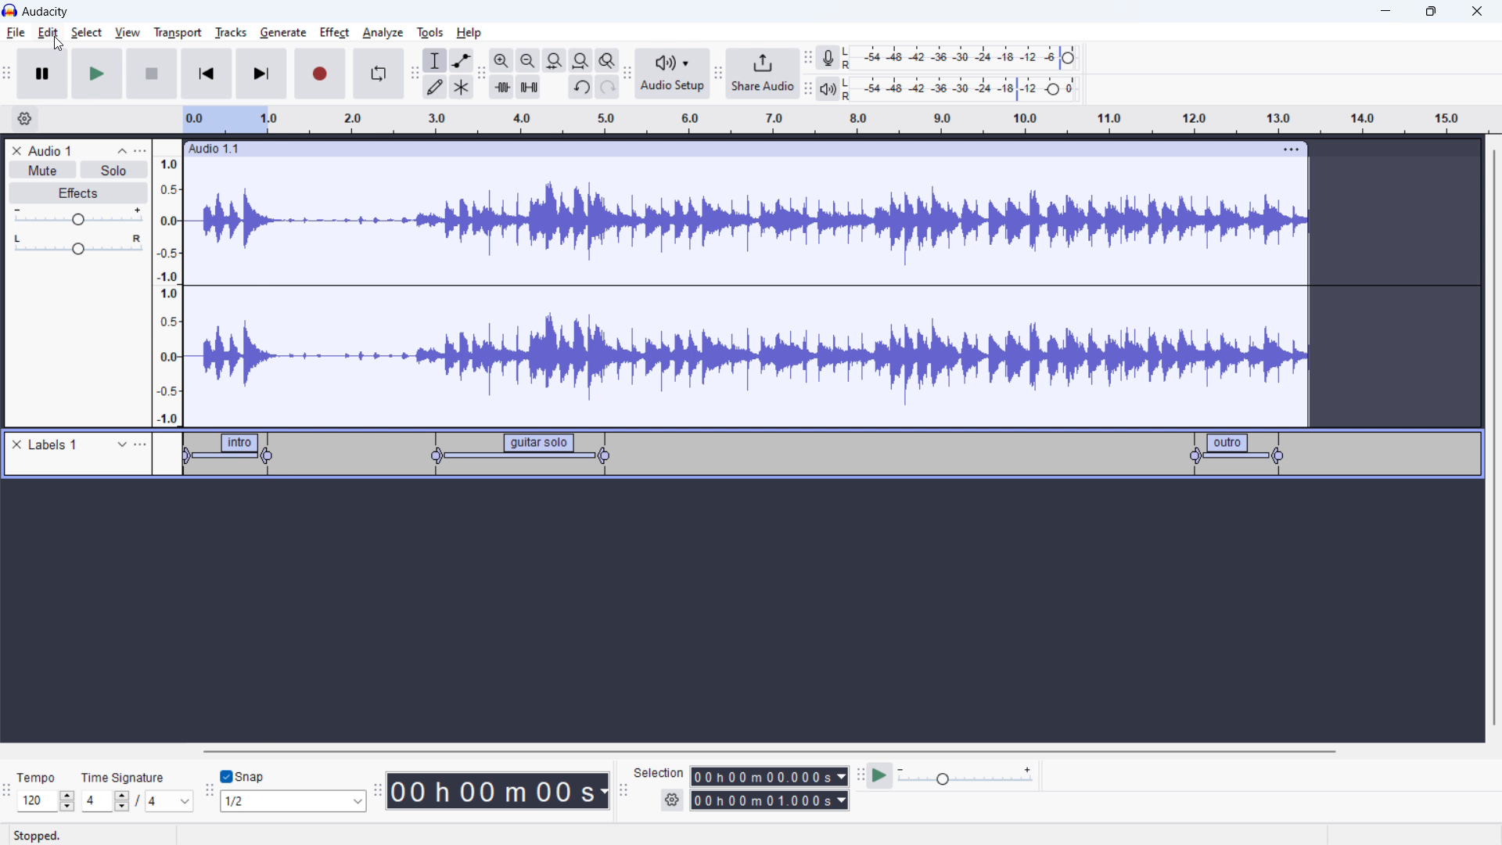 Image resolution: width=1502 pixels, height=845 pixels. Describe the element at coordinates (965, 775) in the screenshot. I see `playback speed` at that location.